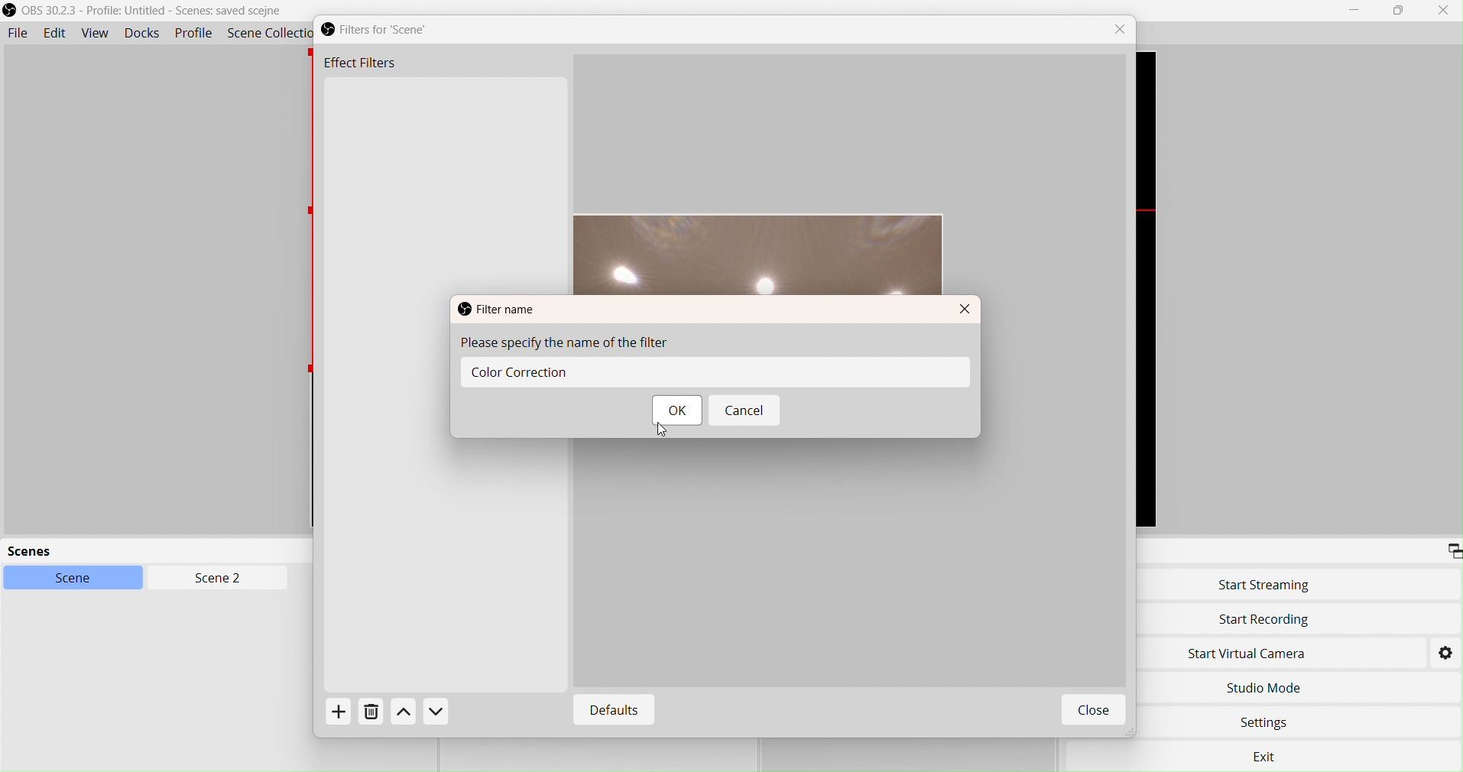 The width and height of the screenshot is (1463, 772). What do you see at coordinates (1445, 652) in the screenshot?
I see `Settings` at bounding box center [1445, 652].